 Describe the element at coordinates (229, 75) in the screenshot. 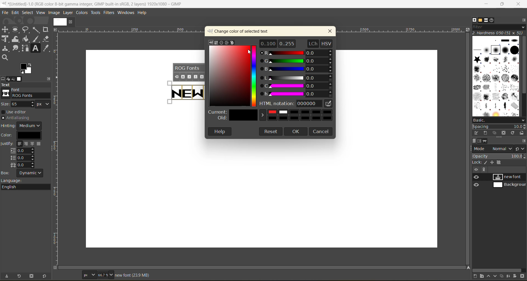

I see `gradient` at that location.